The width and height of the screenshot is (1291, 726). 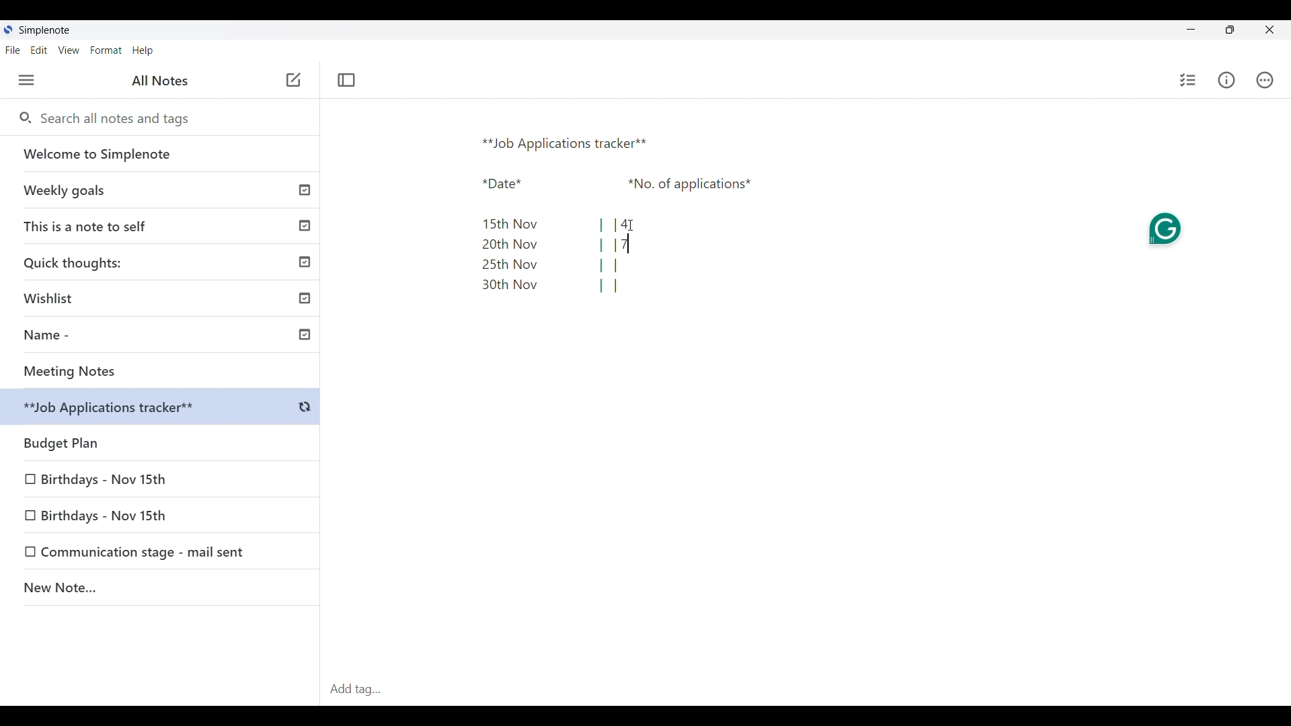 What do you see at coordinates (39, 50) in the screenshot?
I see `Edit` at bounding box center [39, 50].